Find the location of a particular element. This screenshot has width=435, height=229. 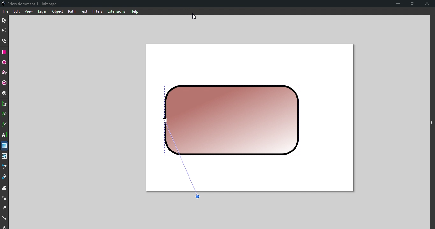

Edit is located at coordinates (17, 12).